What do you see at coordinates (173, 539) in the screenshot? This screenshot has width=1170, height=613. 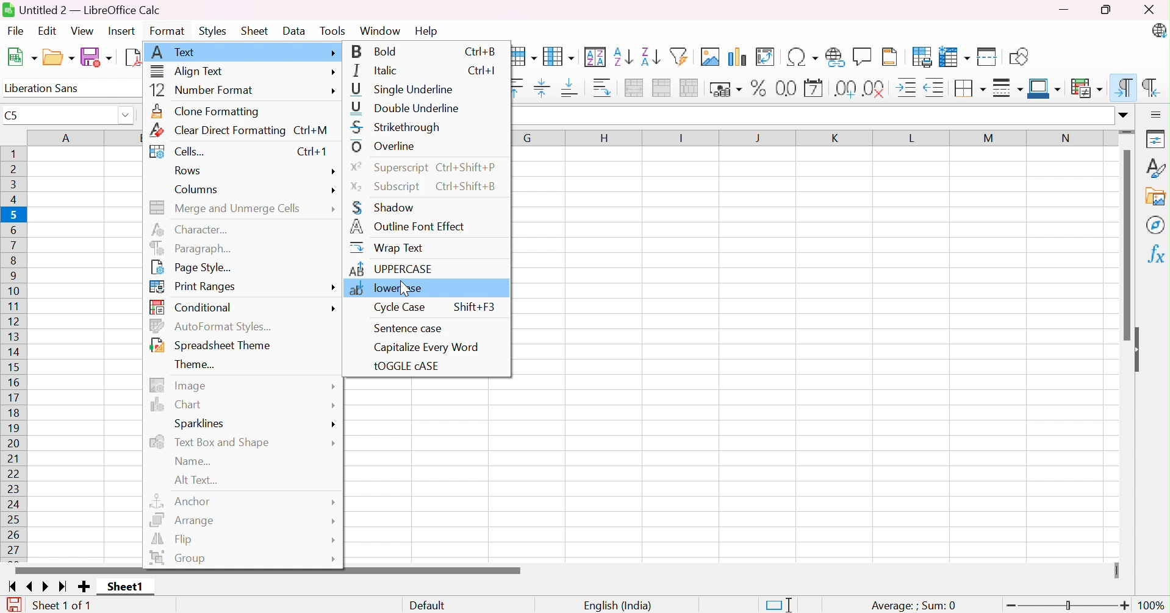 I see `Flip` at bounding box center [173, 539].